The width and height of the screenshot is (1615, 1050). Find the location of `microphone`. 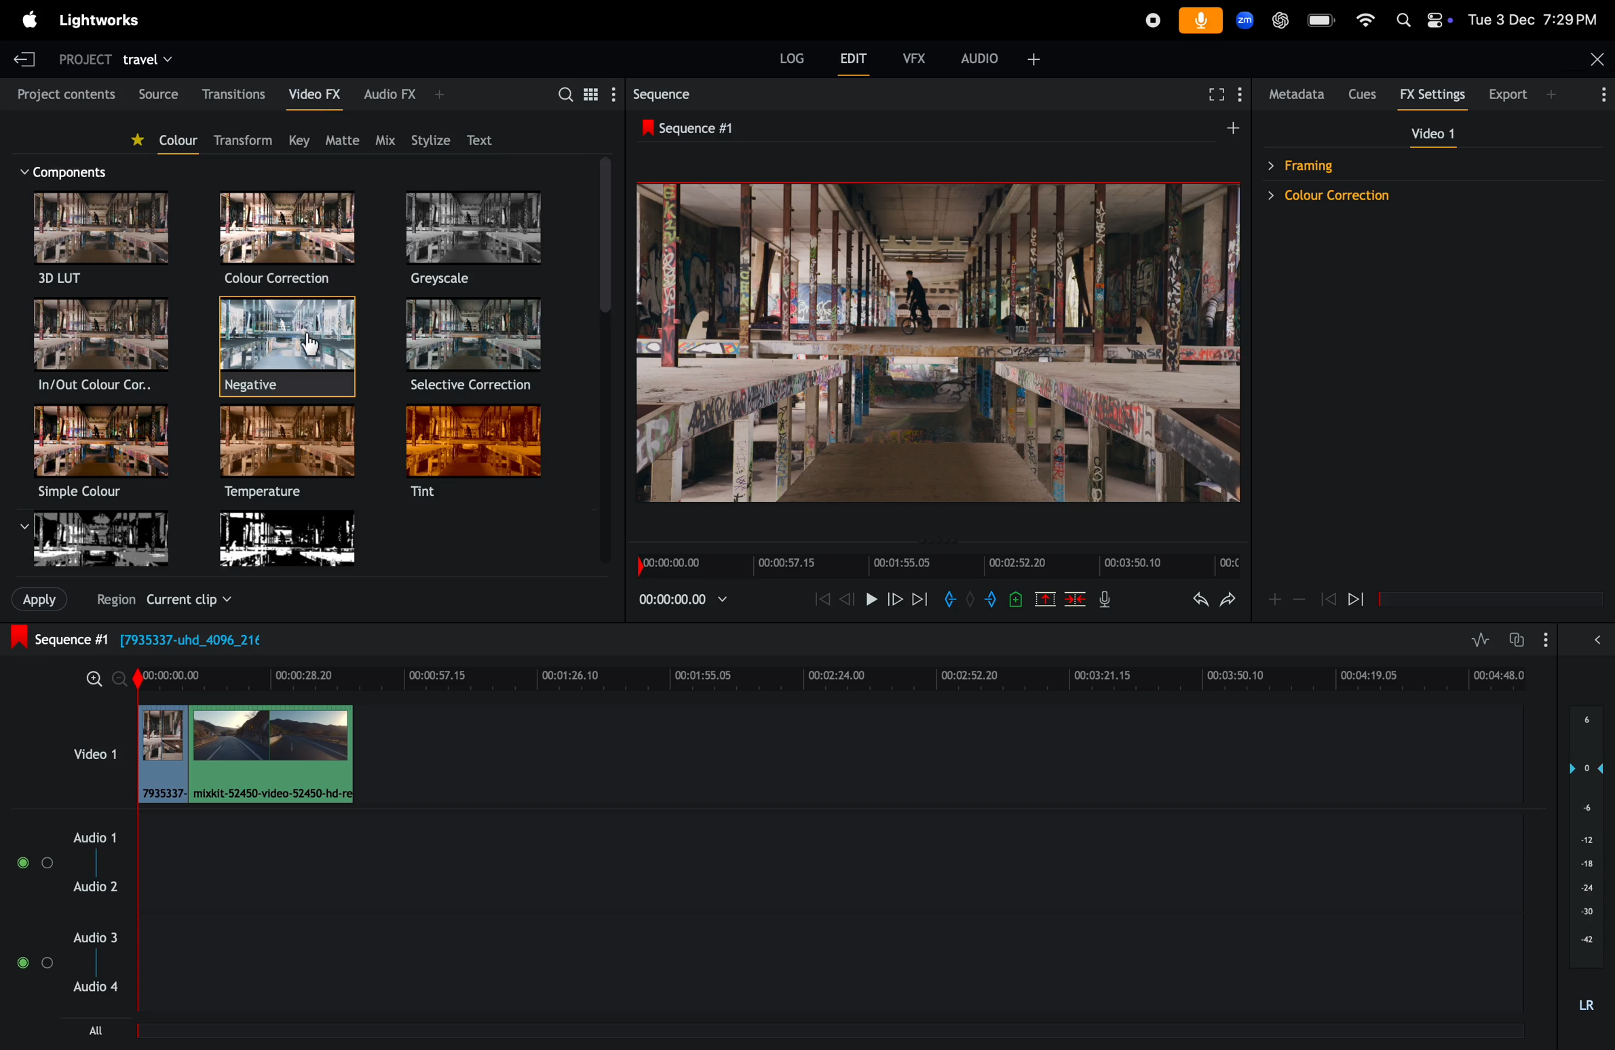

microphone is located at coordinates (1202, 21).